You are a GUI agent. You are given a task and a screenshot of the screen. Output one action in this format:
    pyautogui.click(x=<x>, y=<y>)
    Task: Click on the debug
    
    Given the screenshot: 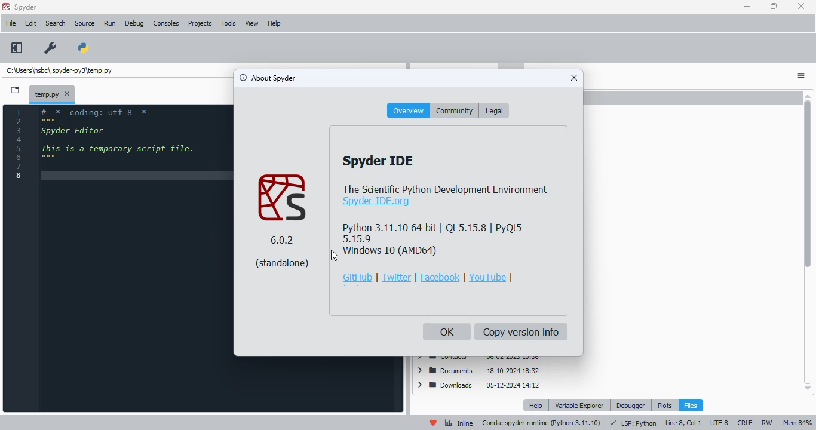 What is the action you would take?
    pyautogui.click(x=134, y=23)
    